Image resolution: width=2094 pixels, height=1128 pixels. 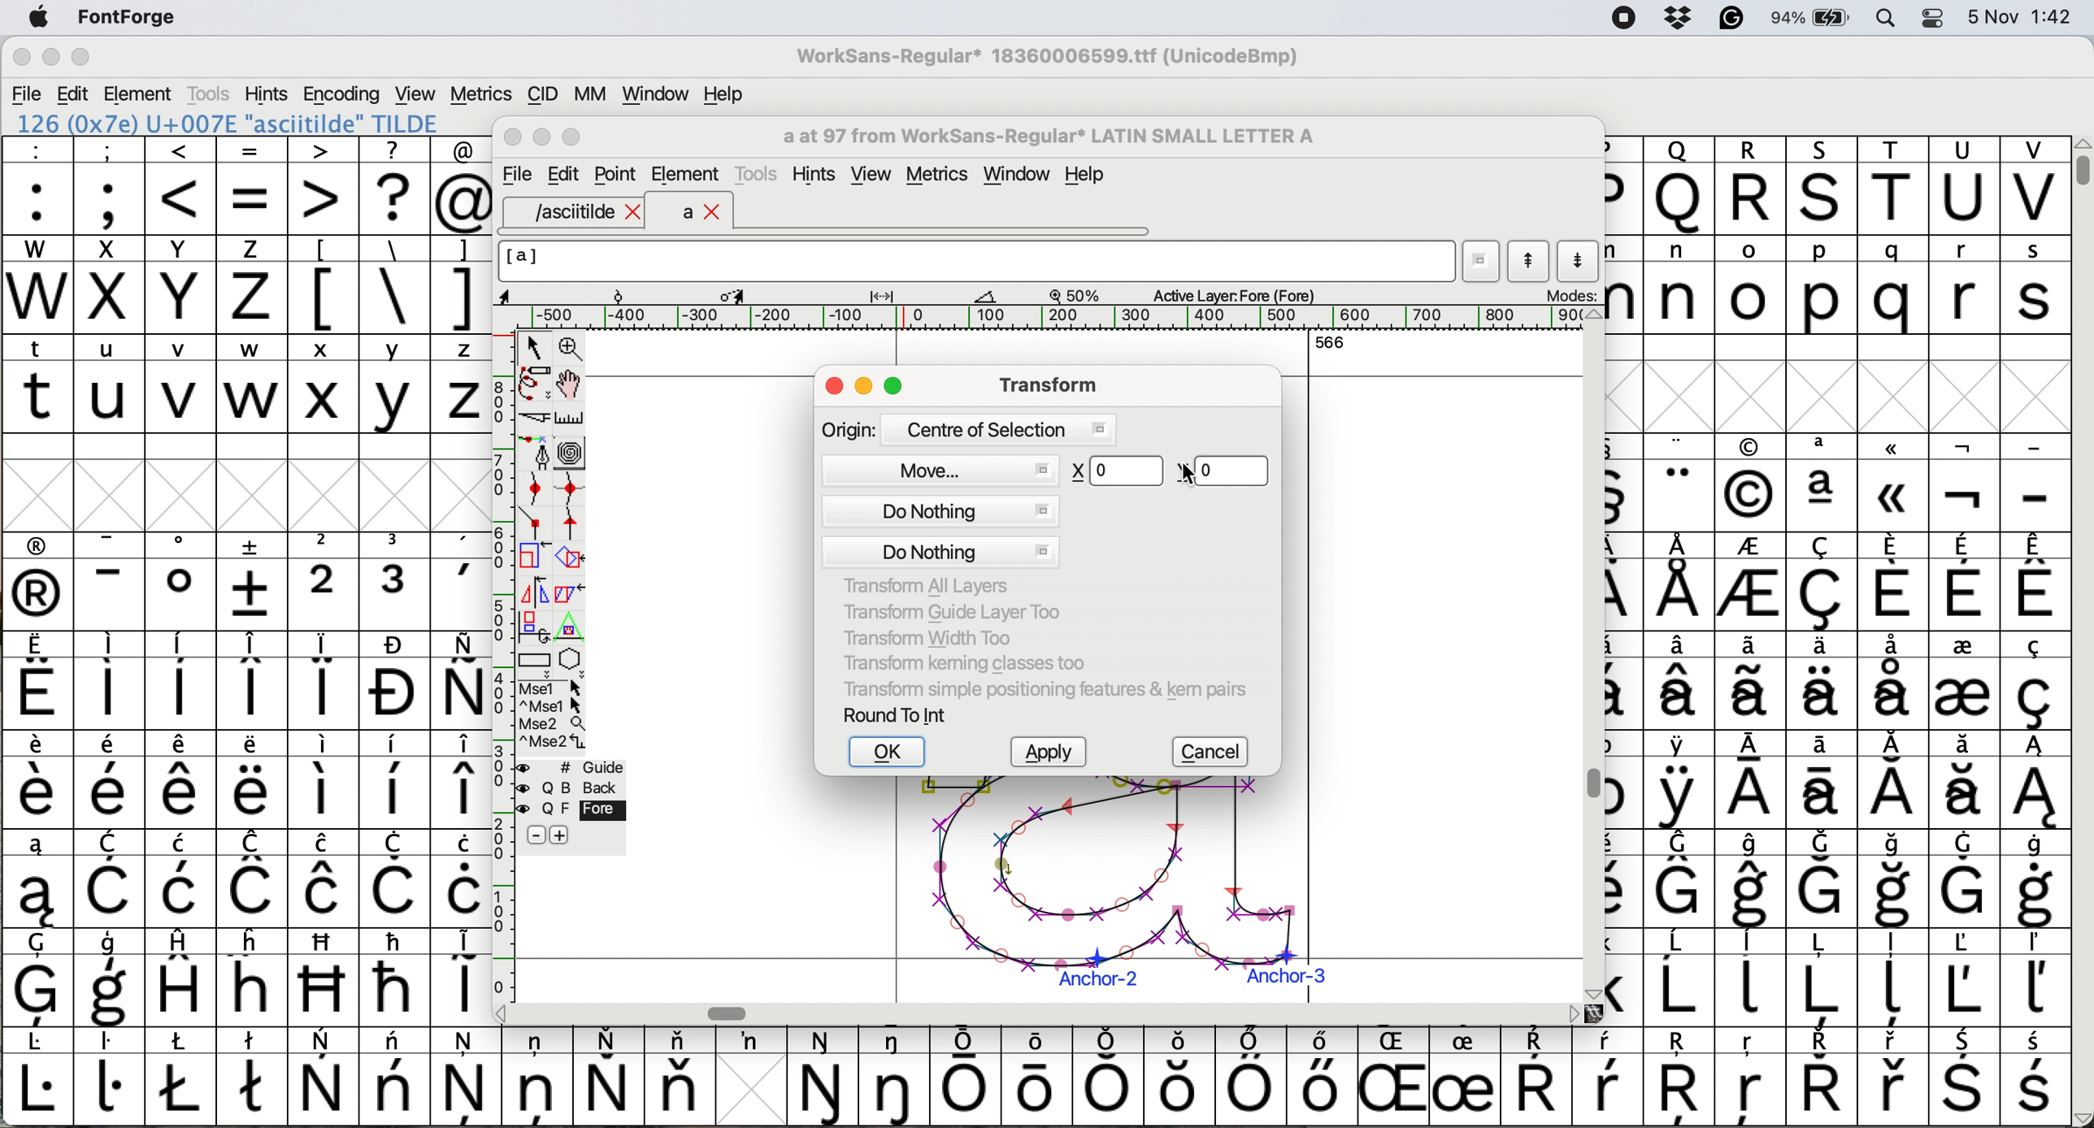 What do you see at coordinates (1825, 583) in the screenshot?
I see `symbol` at bounding box center [1825, 583].